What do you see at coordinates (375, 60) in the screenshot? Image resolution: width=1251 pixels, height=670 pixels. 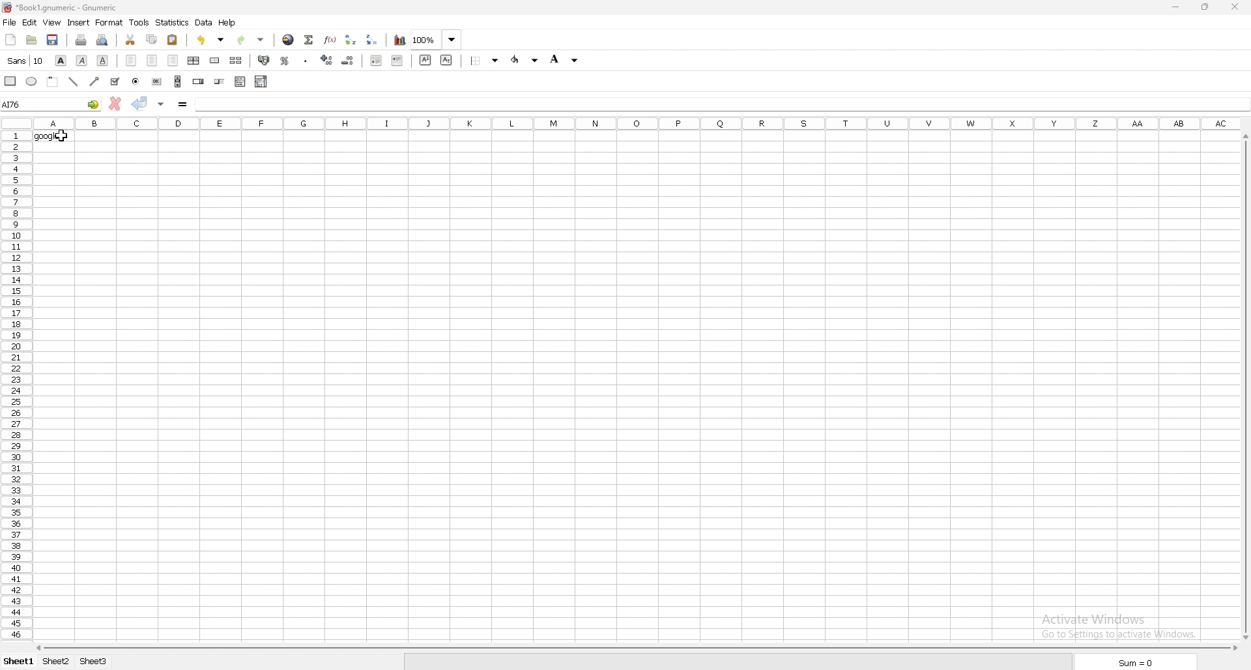 I see `decrease indent` at bounding box center [375, 60].